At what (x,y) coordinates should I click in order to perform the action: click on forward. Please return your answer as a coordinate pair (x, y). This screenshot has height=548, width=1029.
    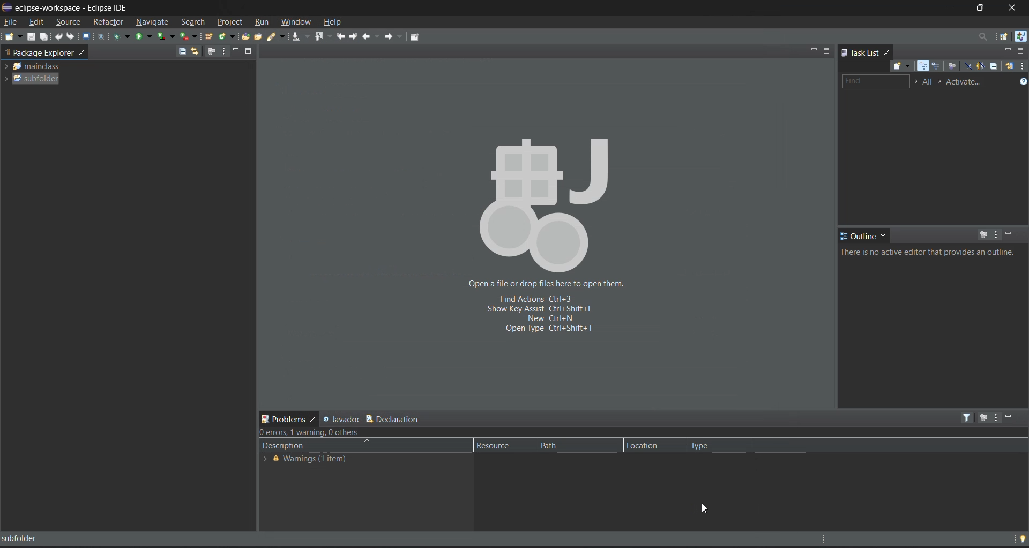
    Looking at the image, I should click on (396, 38).